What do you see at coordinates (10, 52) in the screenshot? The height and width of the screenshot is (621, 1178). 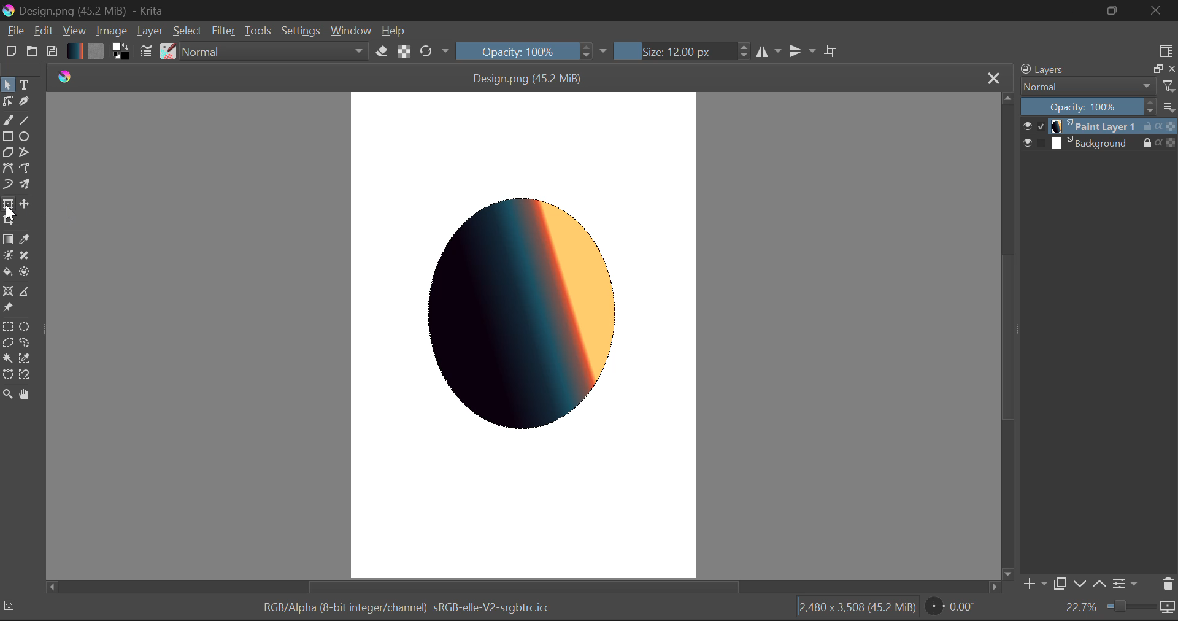 I see `New` at bounding box center [10, 52].